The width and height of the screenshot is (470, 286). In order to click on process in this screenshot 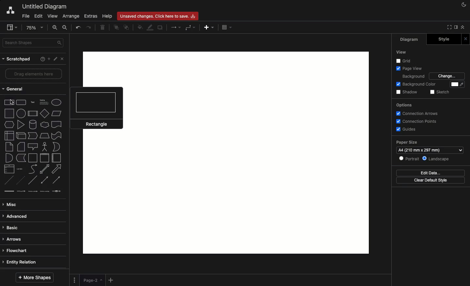, I will do `click(32, 114)`.